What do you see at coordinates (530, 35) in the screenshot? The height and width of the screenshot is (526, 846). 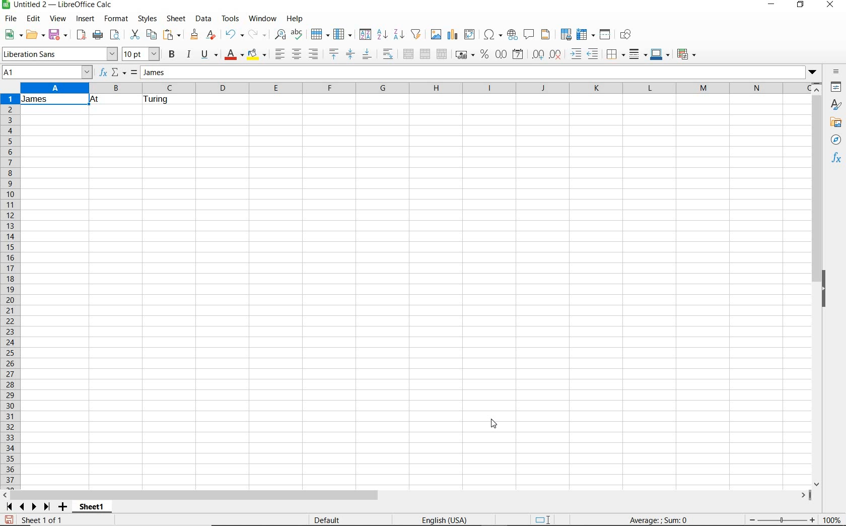 I see `insert comment` at bounding box center [530, 35].